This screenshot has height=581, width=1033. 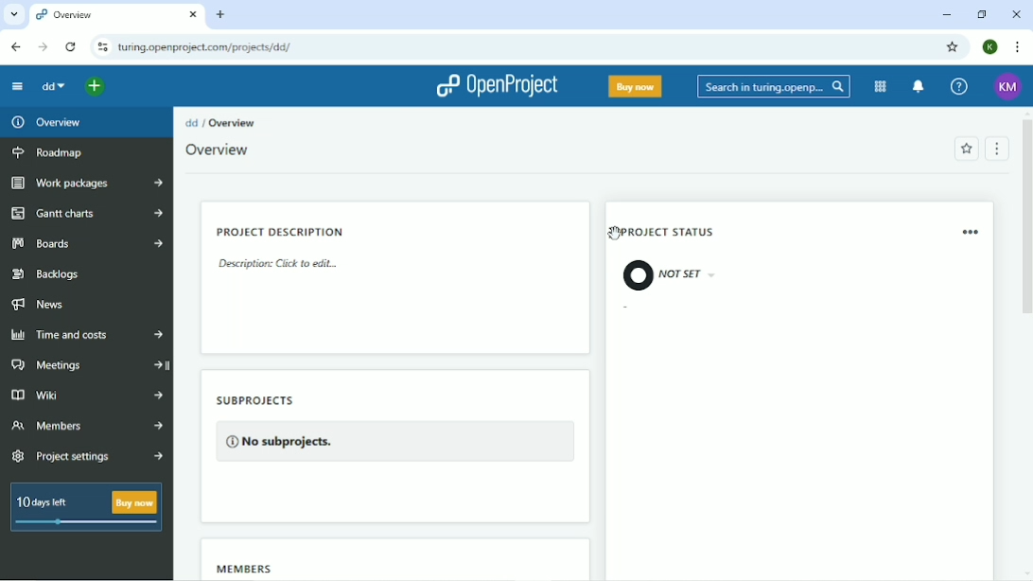 I want to click on dd, so click(x=192, y=123).